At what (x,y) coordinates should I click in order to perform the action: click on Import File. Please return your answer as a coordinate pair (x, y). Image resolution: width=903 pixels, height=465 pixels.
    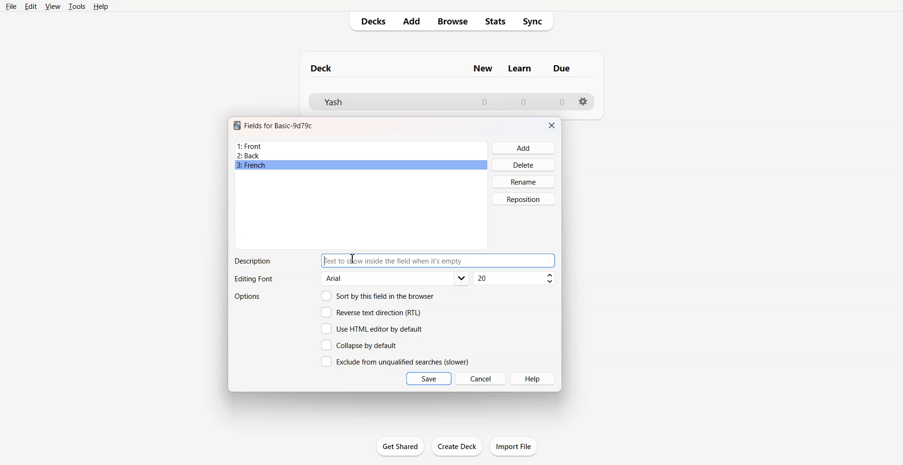
    Looking at the image, I should click on (514, 446).